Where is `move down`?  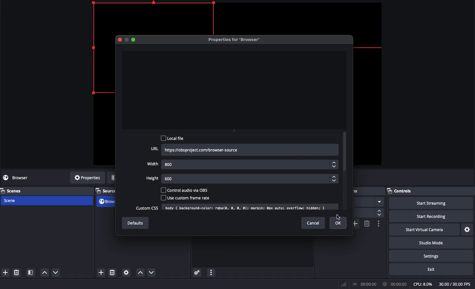 move down is located at coordinates (58, 271).